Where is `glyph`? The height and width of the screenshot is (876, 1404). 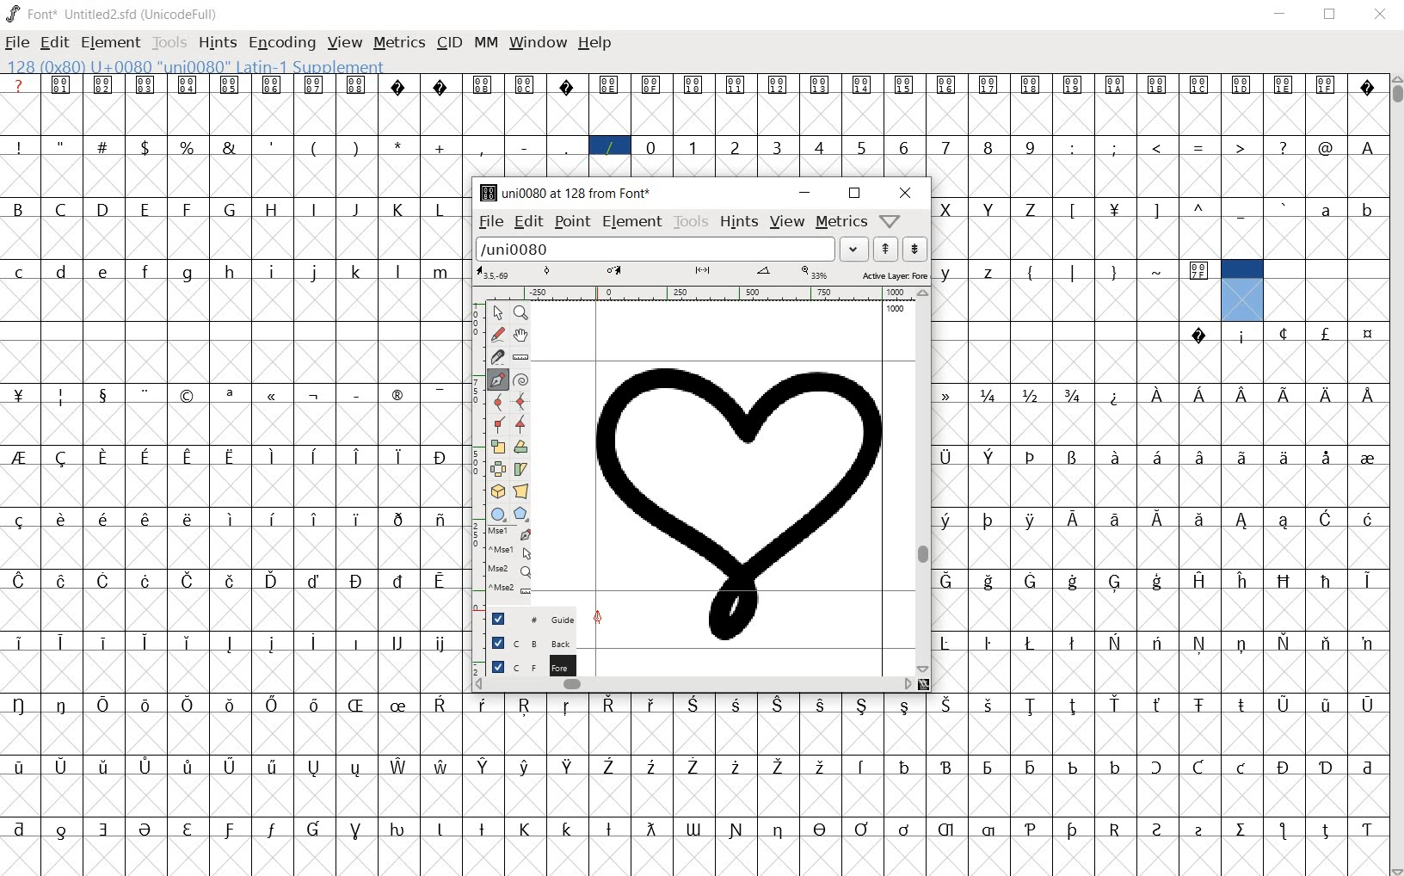 glyph is located at coordinates (1326, 582).